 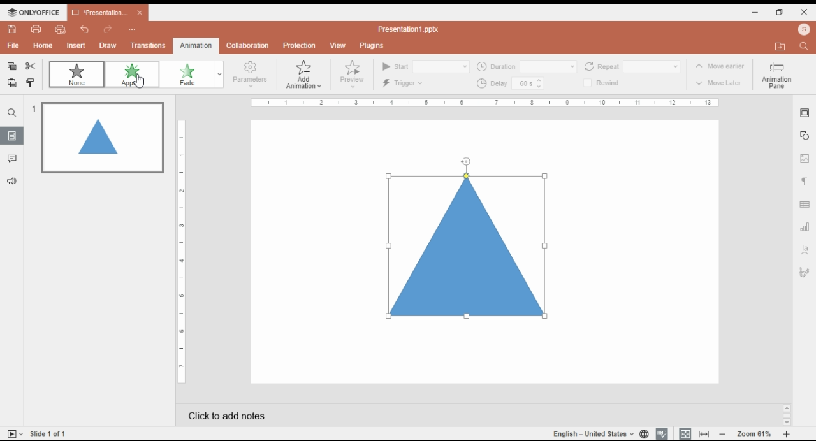 I want to click on selected shape, so click(x=469, y=246).